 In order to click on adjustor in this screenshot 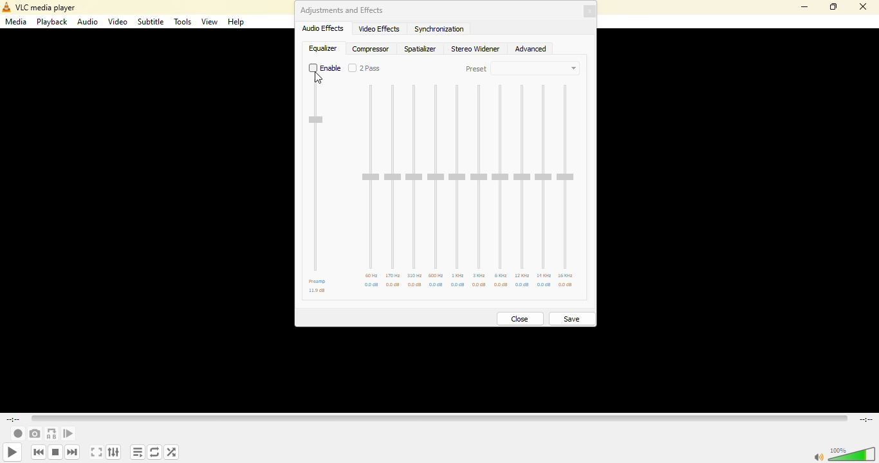, I will do `click(414, 177)`.